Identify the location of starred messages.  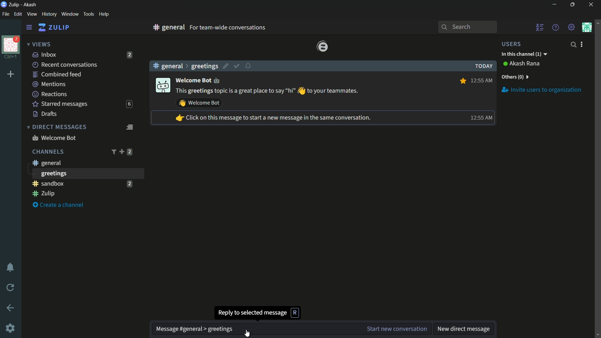
(60, 104).